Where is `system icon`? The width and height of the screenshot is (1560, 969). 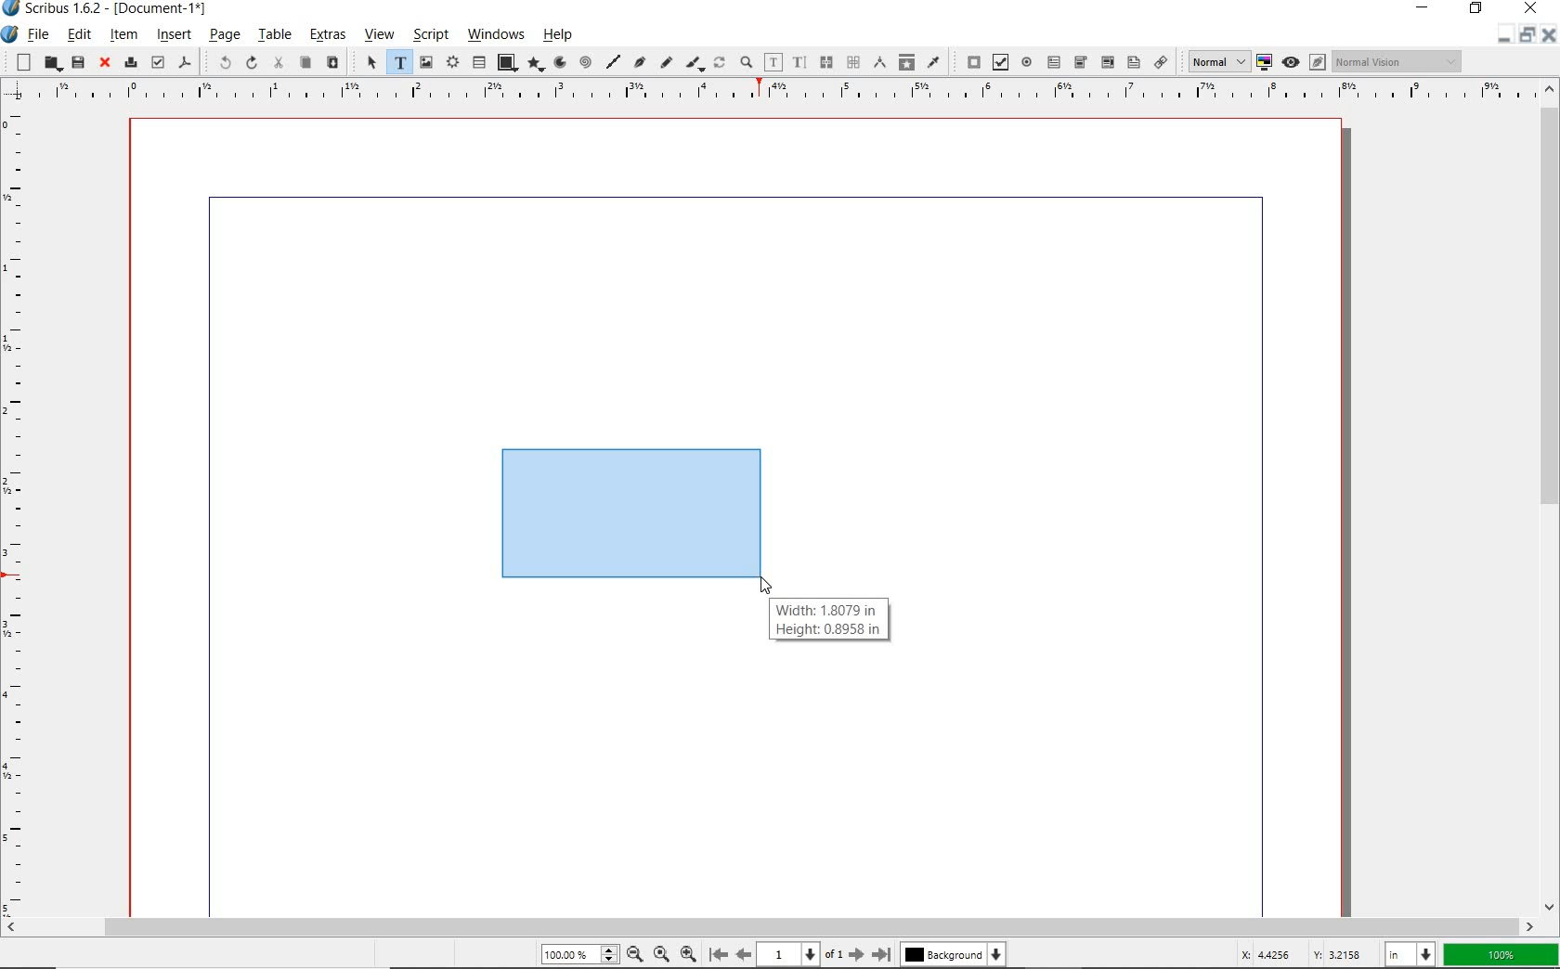 system icon is located at coordinates (8, 34).